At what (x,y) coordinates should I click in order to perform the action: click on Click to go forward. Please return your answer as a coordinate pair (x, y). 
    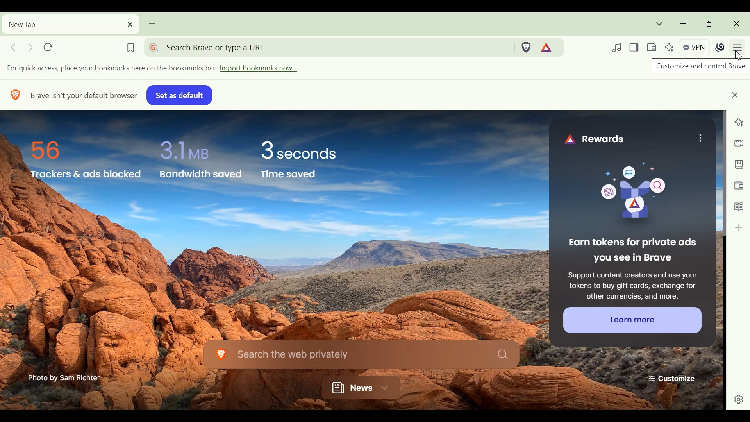
    Looking at the image, I should click on (30, 46).